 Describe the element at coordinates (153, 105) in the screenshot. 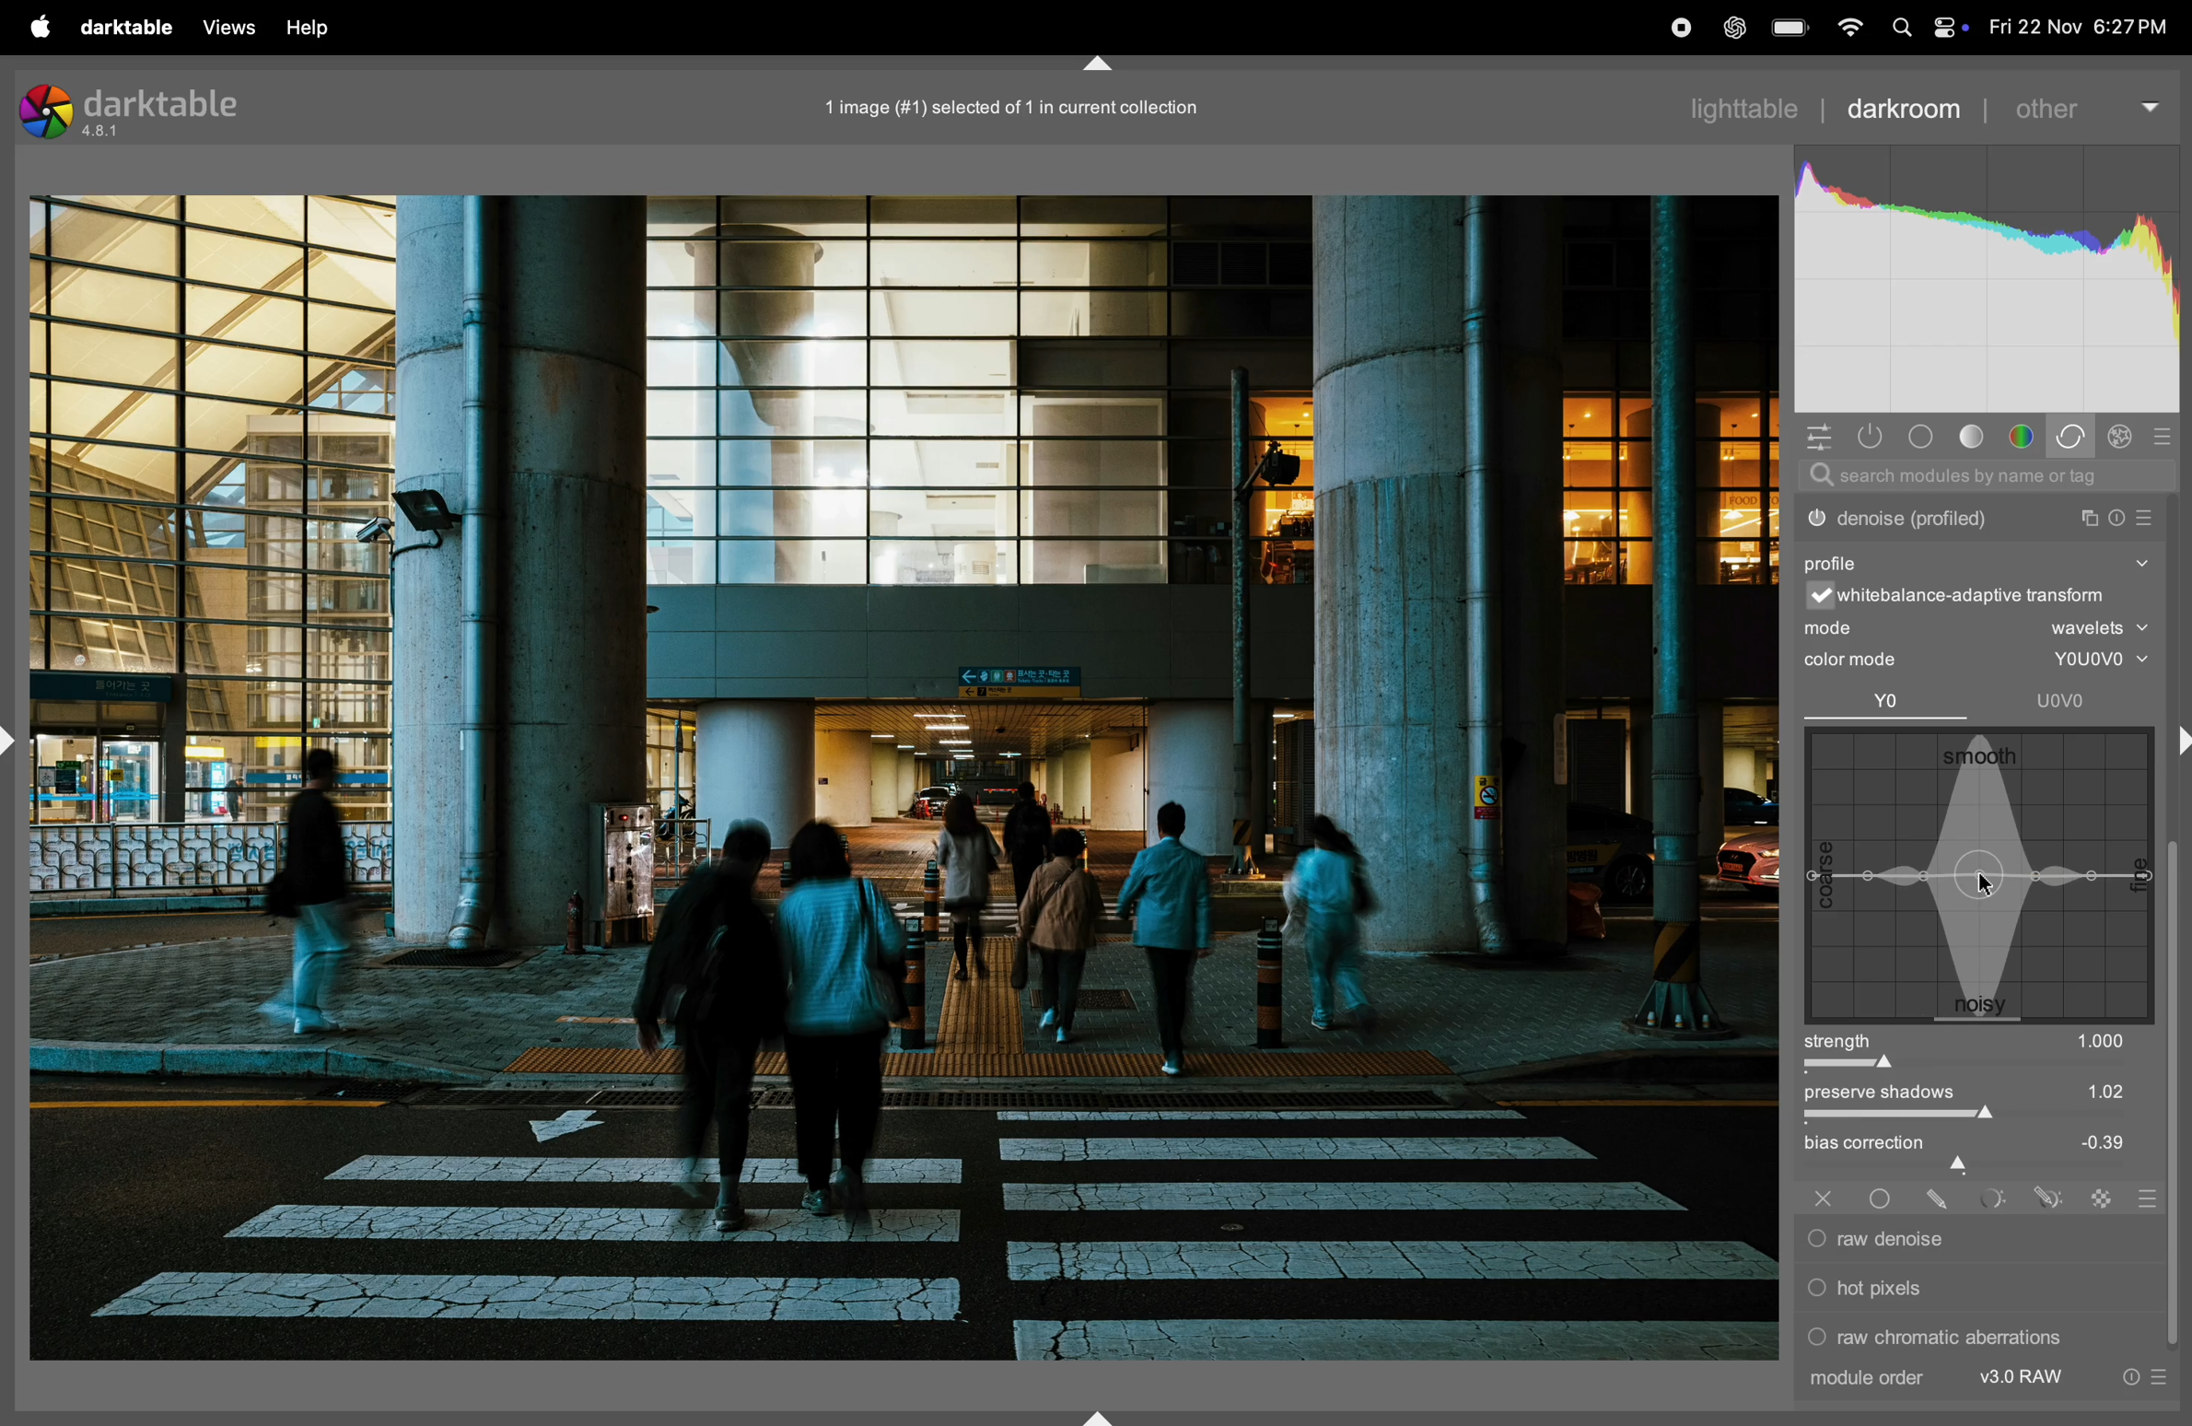

I see `darktable version` at that location.